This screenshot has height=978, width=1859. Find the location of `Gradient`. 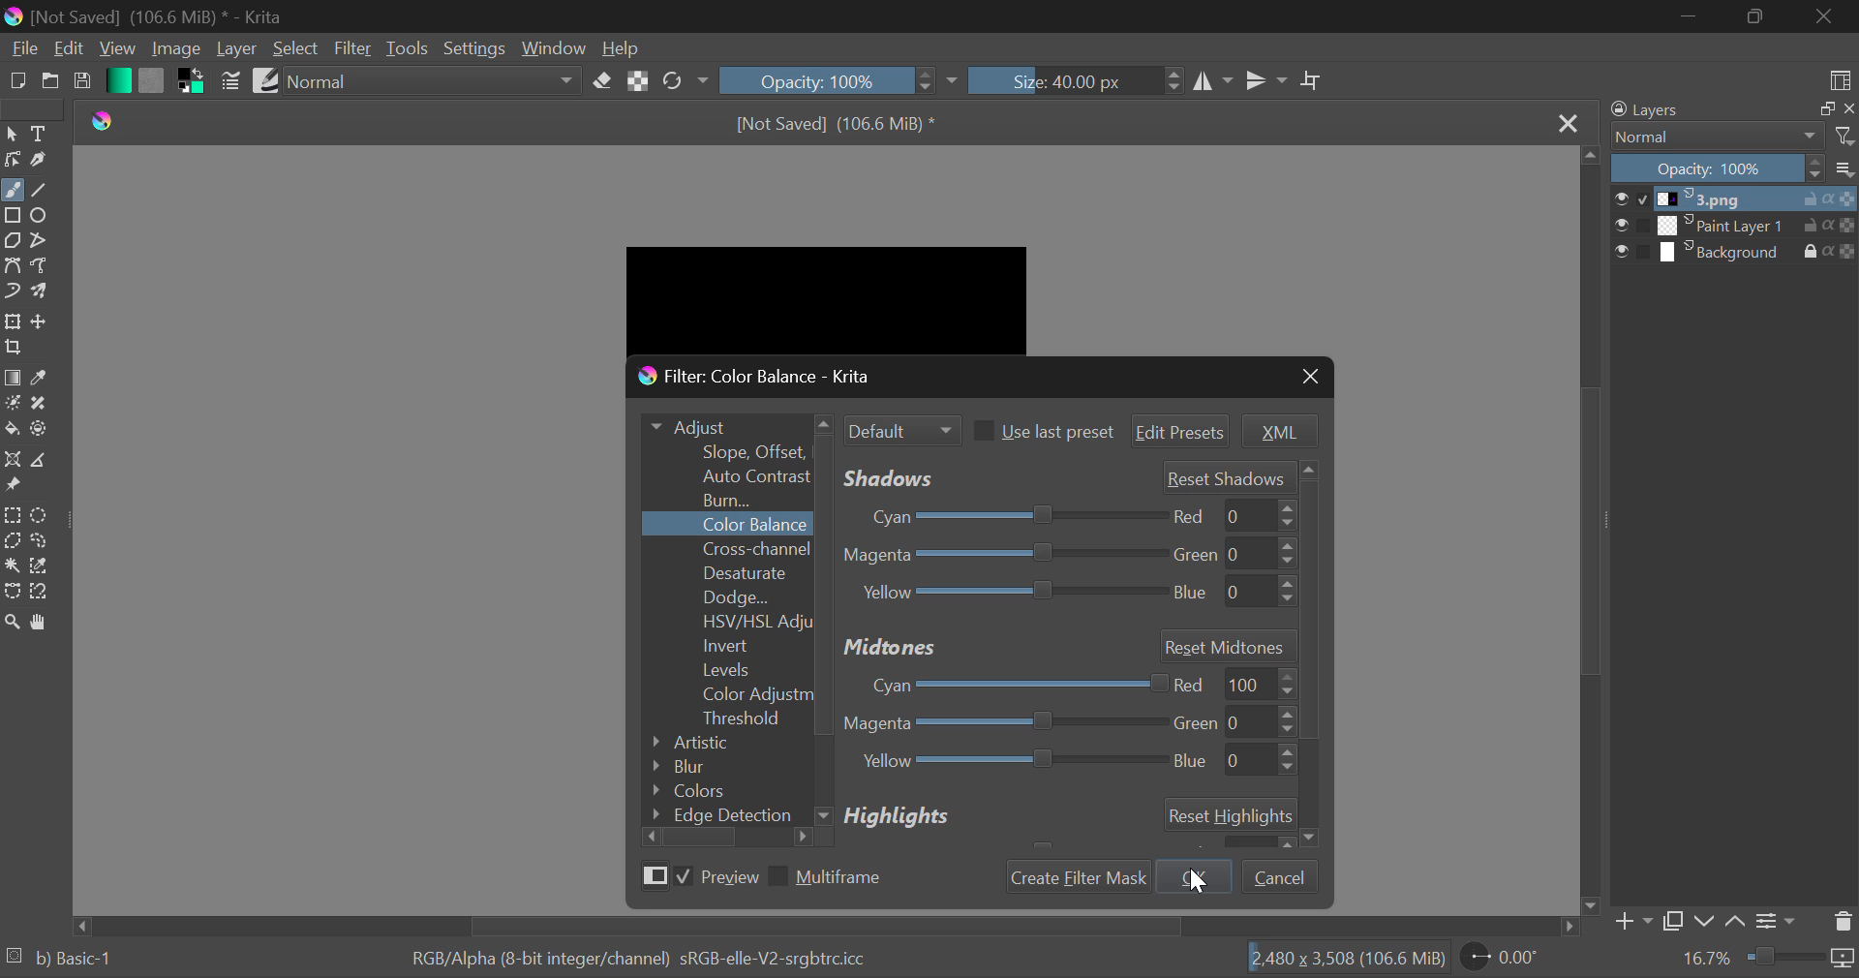

Gradient is located at coordinates (117, 81).